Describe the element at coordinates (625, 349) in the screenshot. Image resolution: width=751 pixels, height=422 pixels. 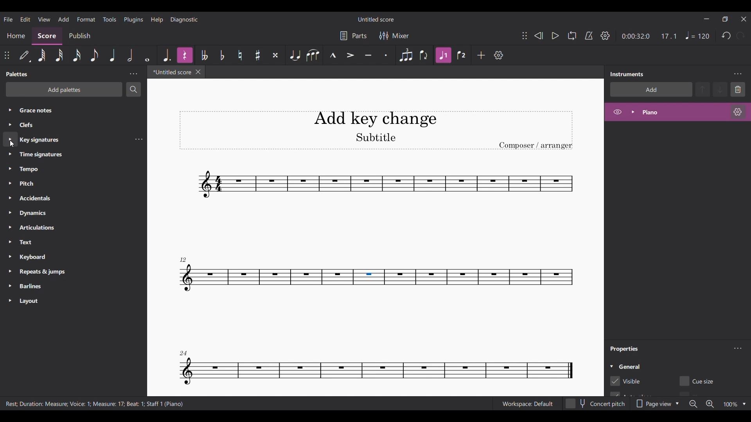
I see `Panel title` at that location.